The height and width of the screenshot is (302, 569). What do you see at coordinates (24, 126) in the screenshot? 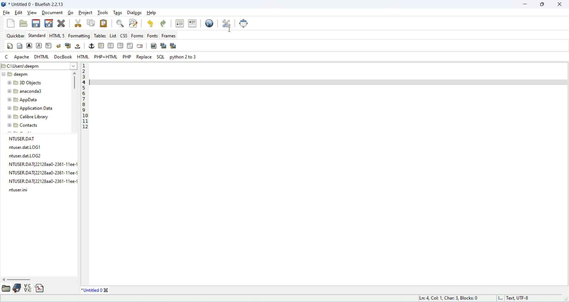
I see `contact` at bounding box center [24, 126].